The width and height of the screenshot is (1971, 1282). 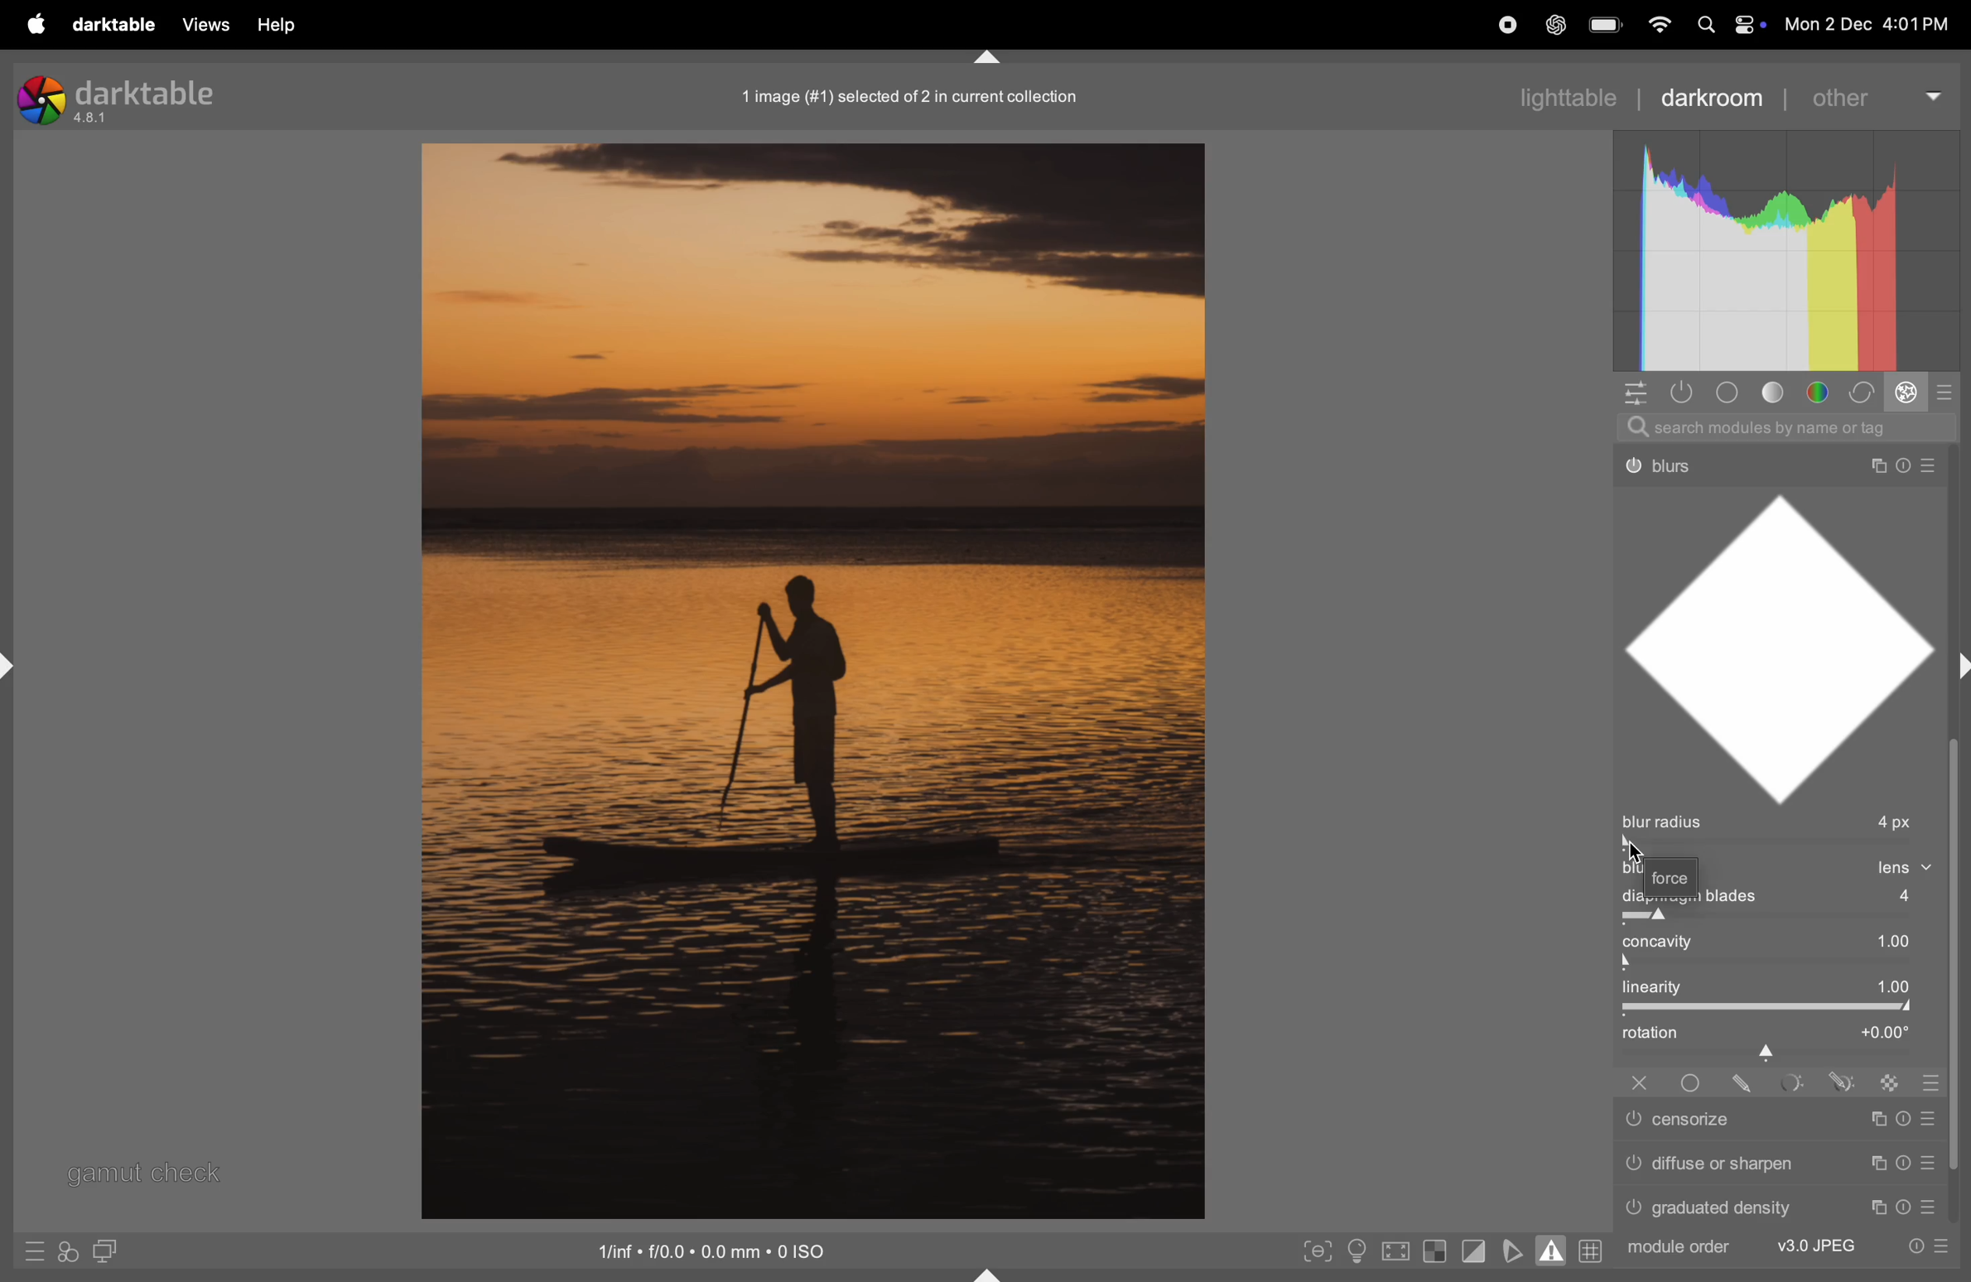 I want to click on , so click(x=1936, y=1083).